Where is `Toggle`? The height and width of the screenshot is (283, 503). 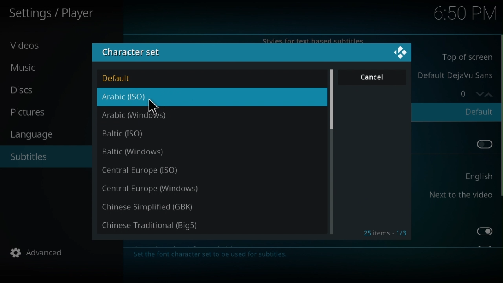 Toggle is located at coordinates (482, 143).